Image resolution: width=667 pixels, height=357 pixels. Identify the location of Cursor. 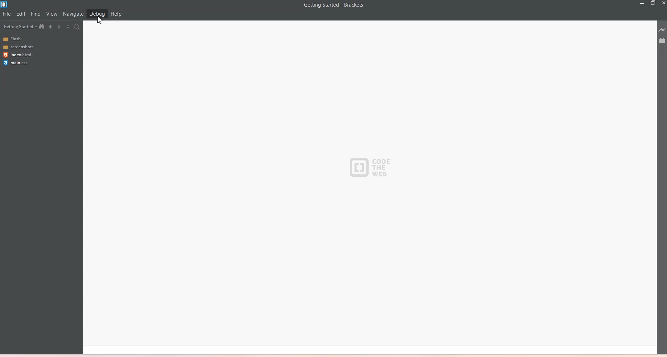
(100, 21).